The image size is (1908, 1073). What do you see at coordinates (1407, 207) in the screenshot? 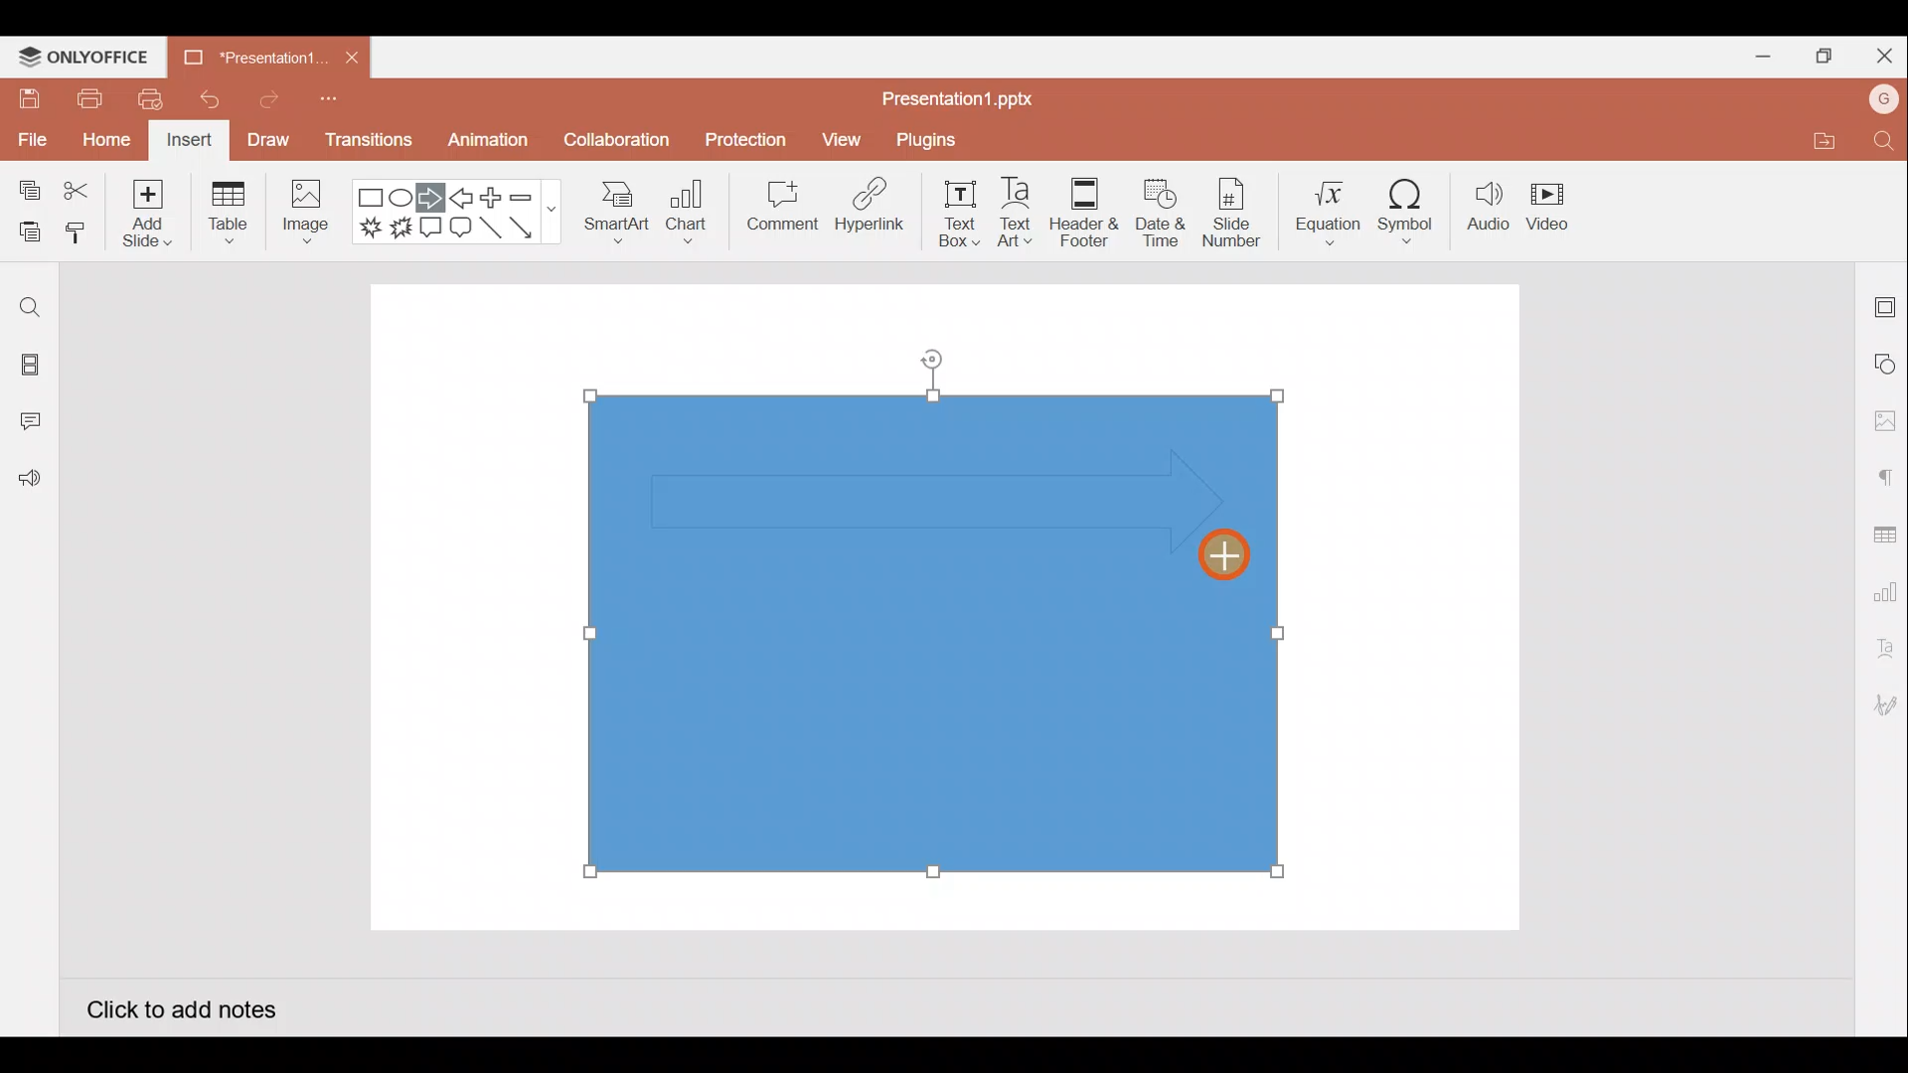
I see `Symbol` at bounding box center [1407, 207].